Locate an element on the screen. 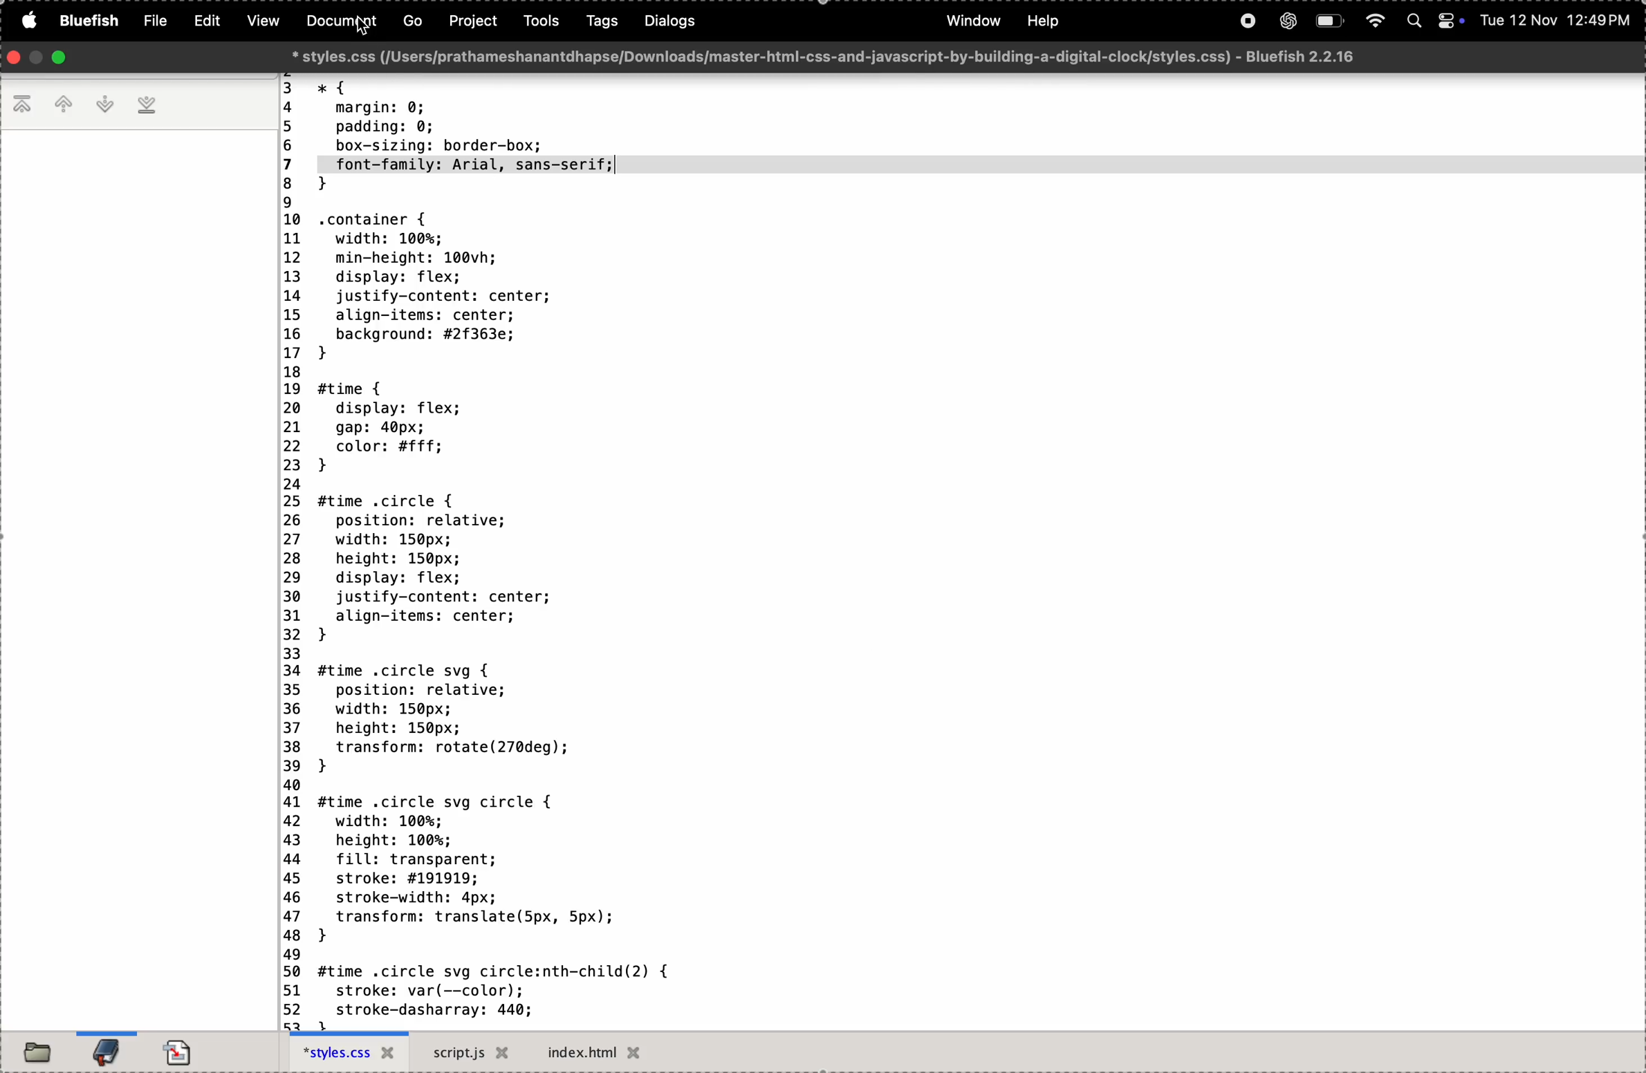  Bluefish is located at coordinates (86, 21).